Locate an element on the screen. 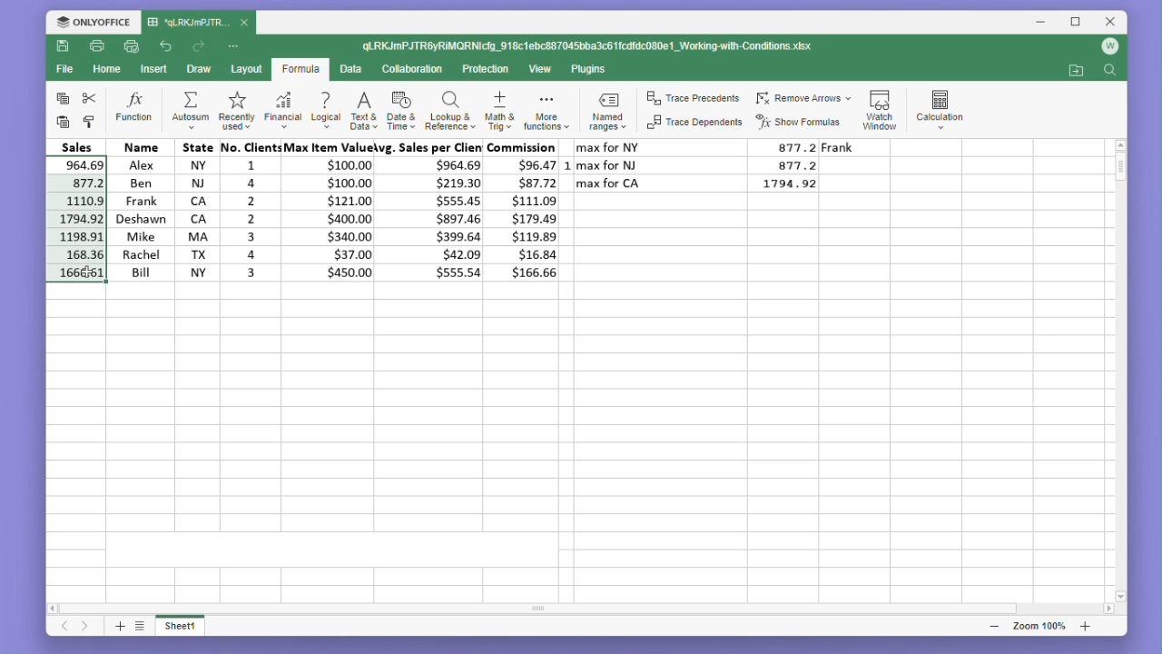 Image resolution: width=1162 pixels, height=654 pixels. Open my location is located at coordinates (1076, 71).